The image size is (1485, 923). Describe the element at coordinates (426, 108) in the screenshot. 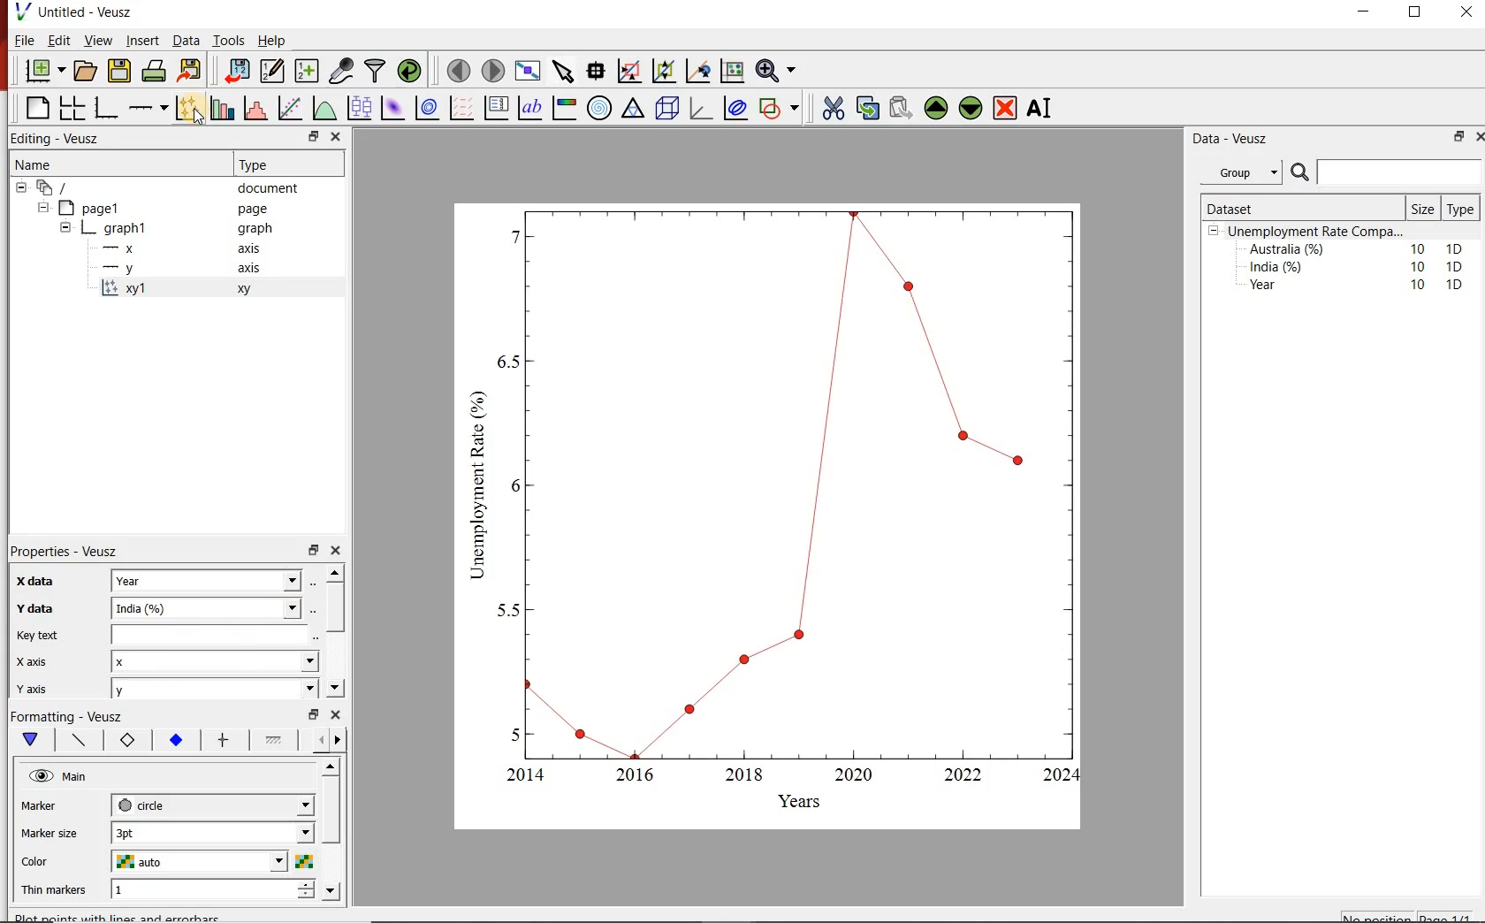

I see `plot 2d datasets as contours` at that location.